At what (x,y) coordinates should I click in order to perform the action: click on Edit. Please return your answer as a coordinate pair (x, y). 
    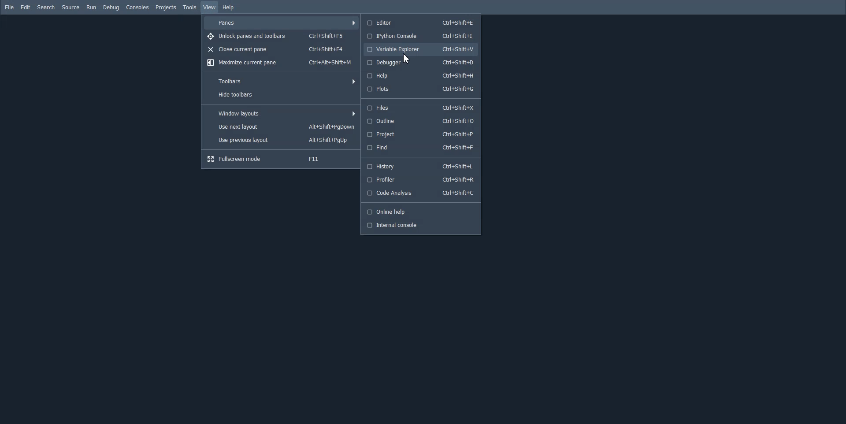
    Looking at the image, I should click on (26, 7).